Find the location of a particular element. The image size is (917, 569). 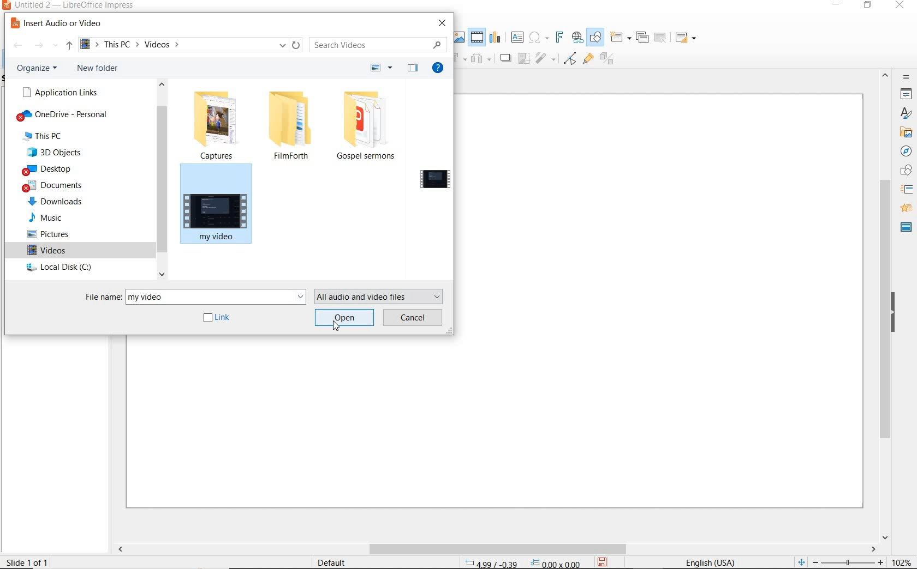

TEXT LANGUAGE is located at coordinates (713, 560).